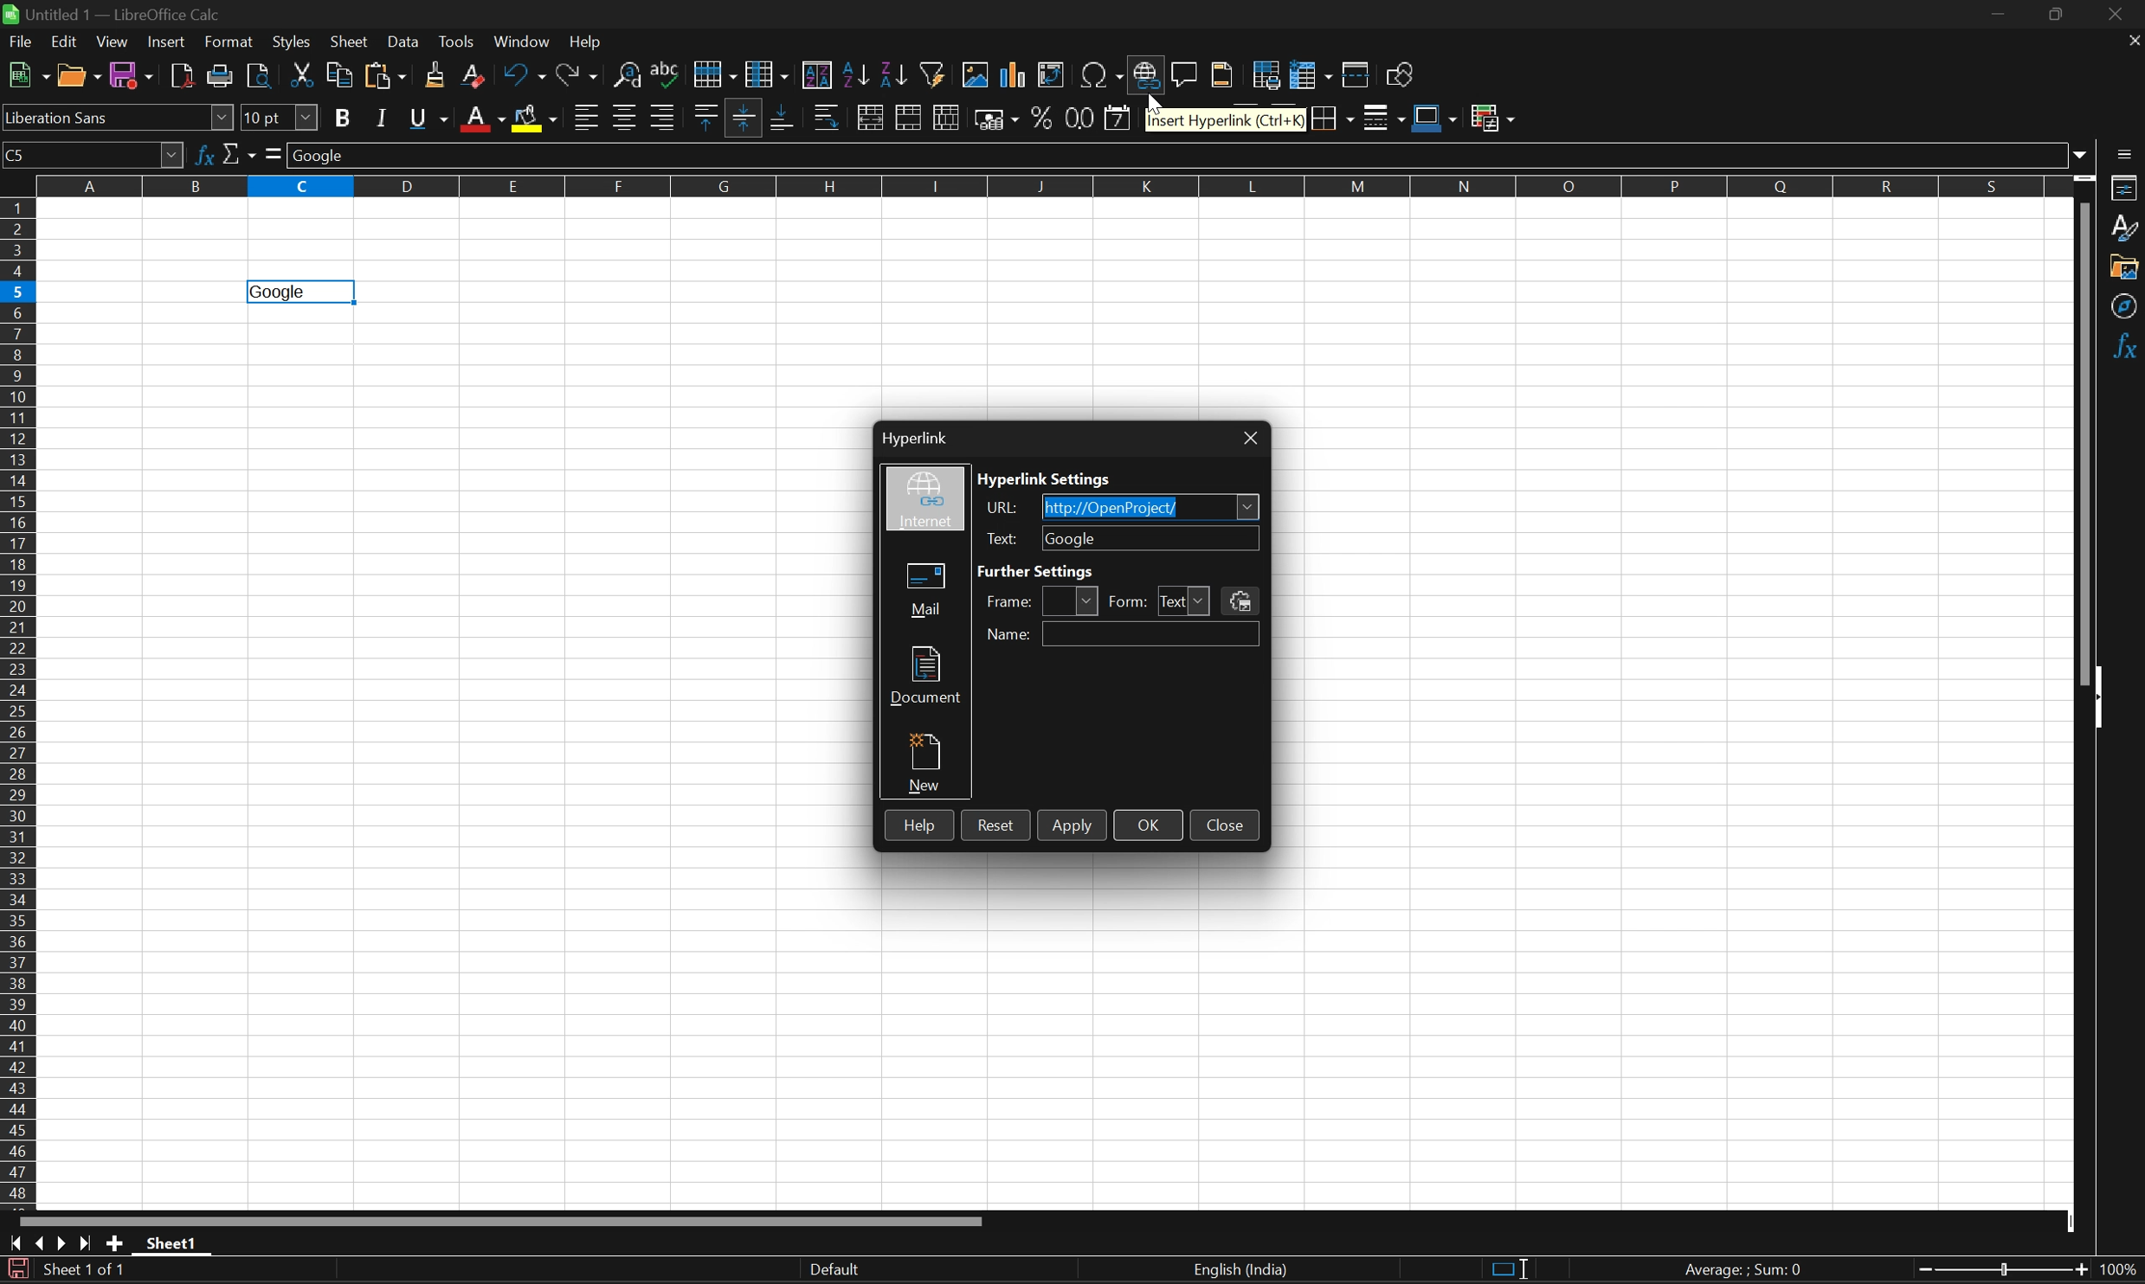 The image size is (2145, 1284). What do you see at coordinates (281, 115) in the screenshot?
I see `Font size` at bounding box center [281, 115].